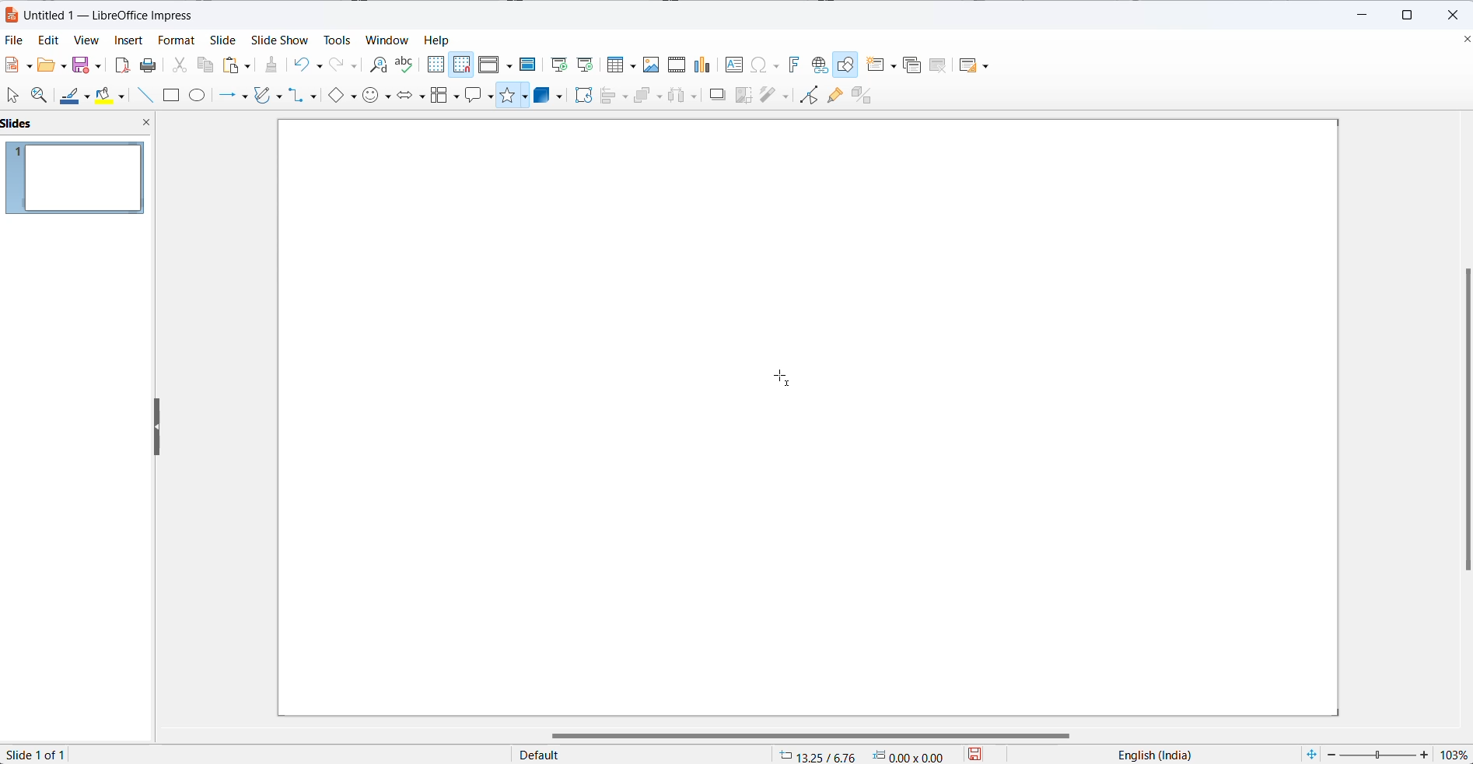 The image size is (1473, 764). Describe the element at coordinates (1311, 754) in the screenshot. I see `fit slide to current window` at that location.